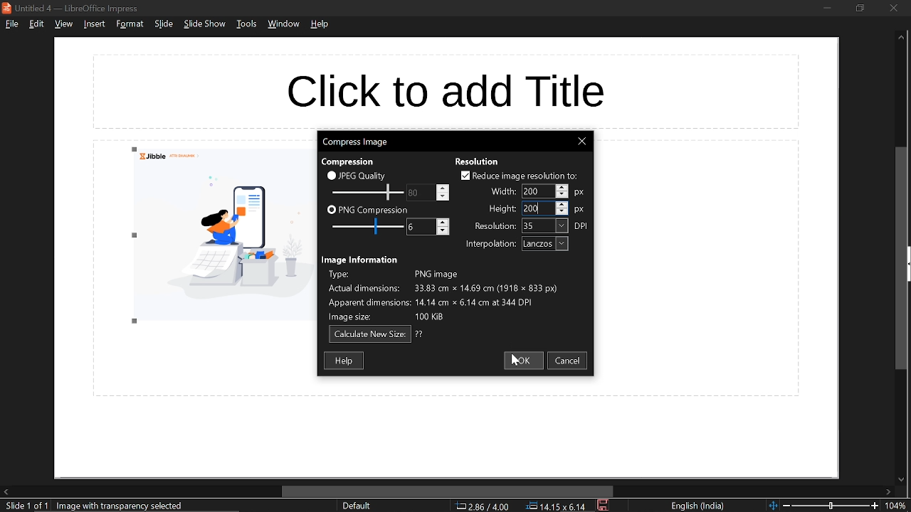 The width and height of the screenshot is (911, 512). I want to click on position, so click(556, 506).